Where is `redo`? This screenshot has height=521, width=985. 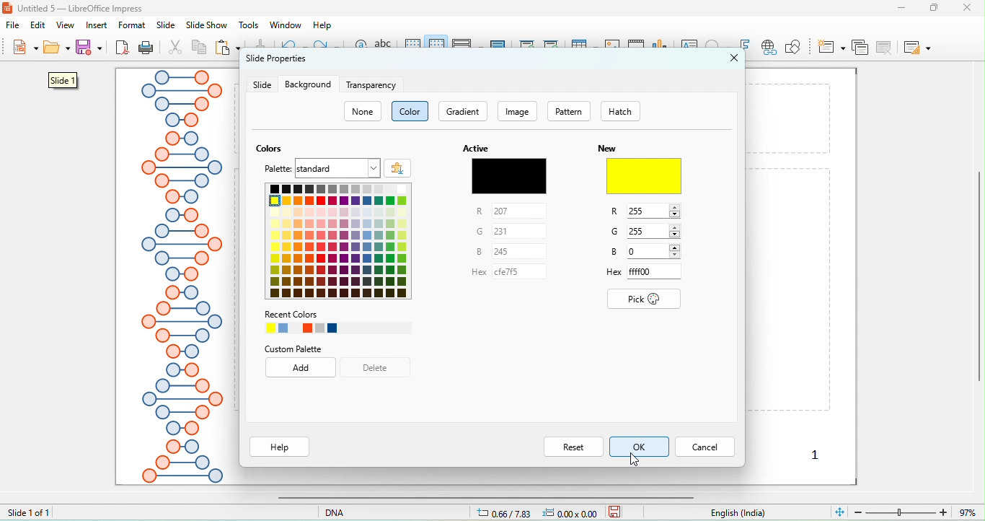 redo is located at coordinates (327, 47).